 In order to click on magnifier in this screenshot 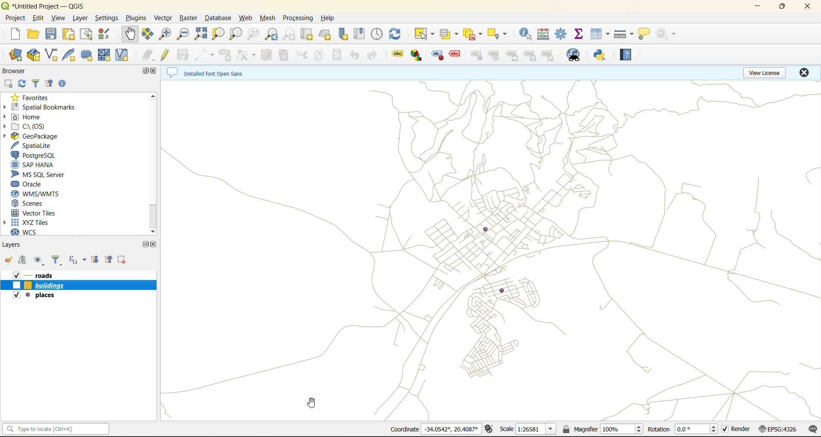, I will do `click(603, 430)`.